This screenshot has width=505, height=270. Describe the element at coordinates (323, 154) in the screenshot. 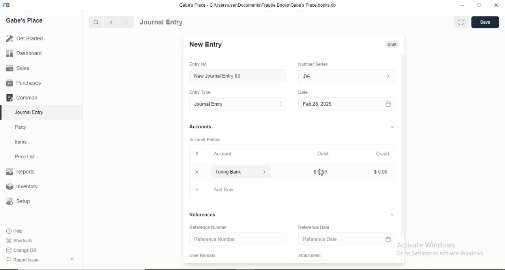

I see `Debit` at that location.